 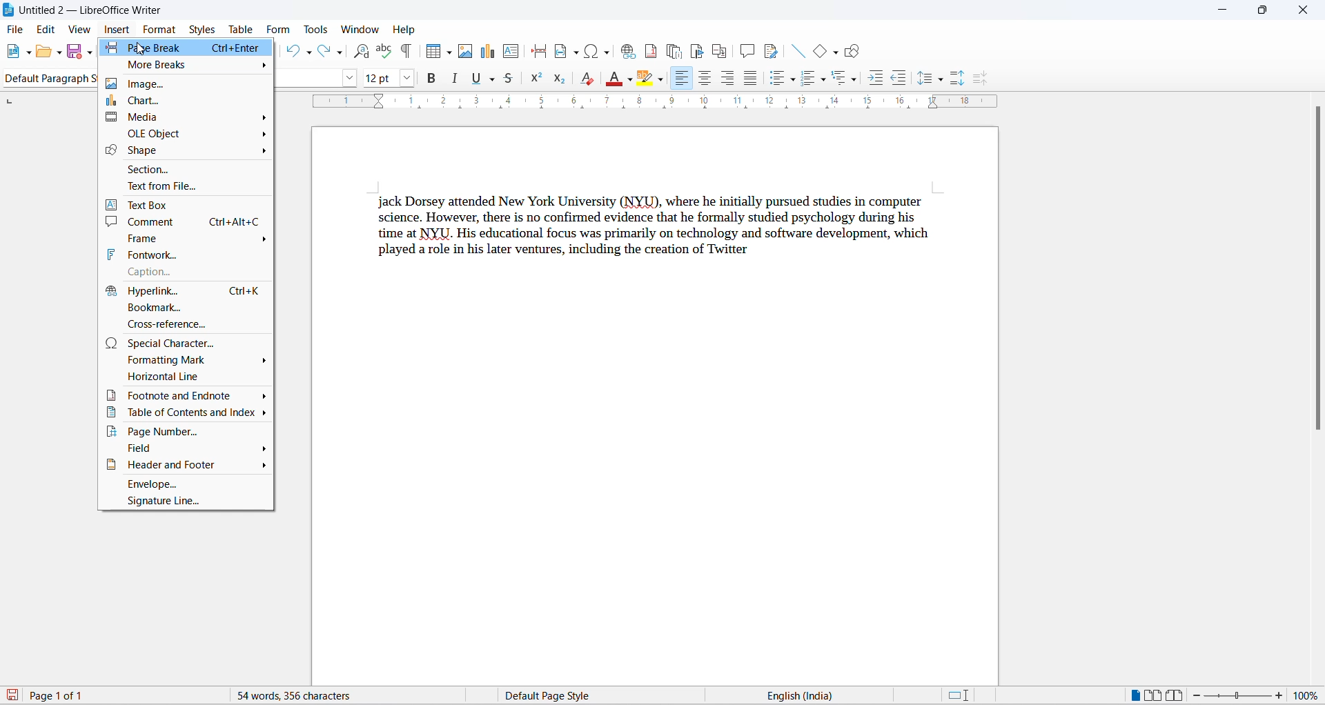 What do you see at coordinates (492, 78) in the screenshot?
I see `underline options` at bounding box center [492, 78].